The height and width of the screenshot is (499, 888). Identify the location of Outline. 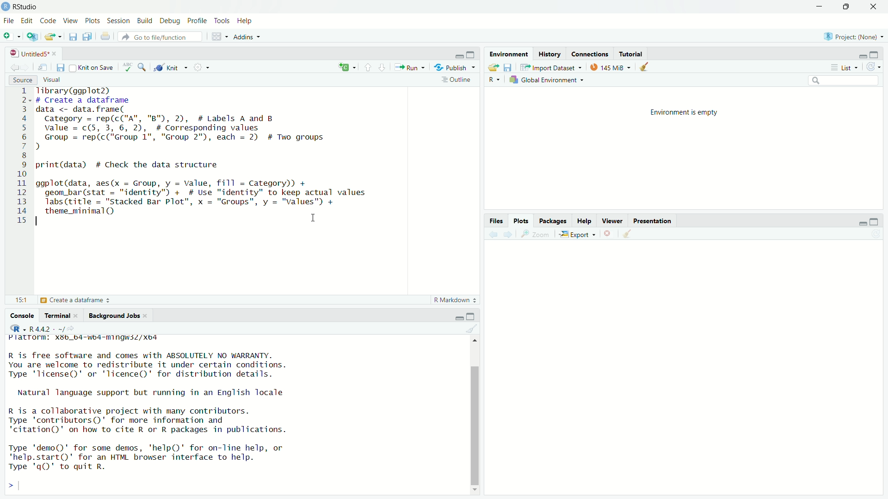
(458, 80).